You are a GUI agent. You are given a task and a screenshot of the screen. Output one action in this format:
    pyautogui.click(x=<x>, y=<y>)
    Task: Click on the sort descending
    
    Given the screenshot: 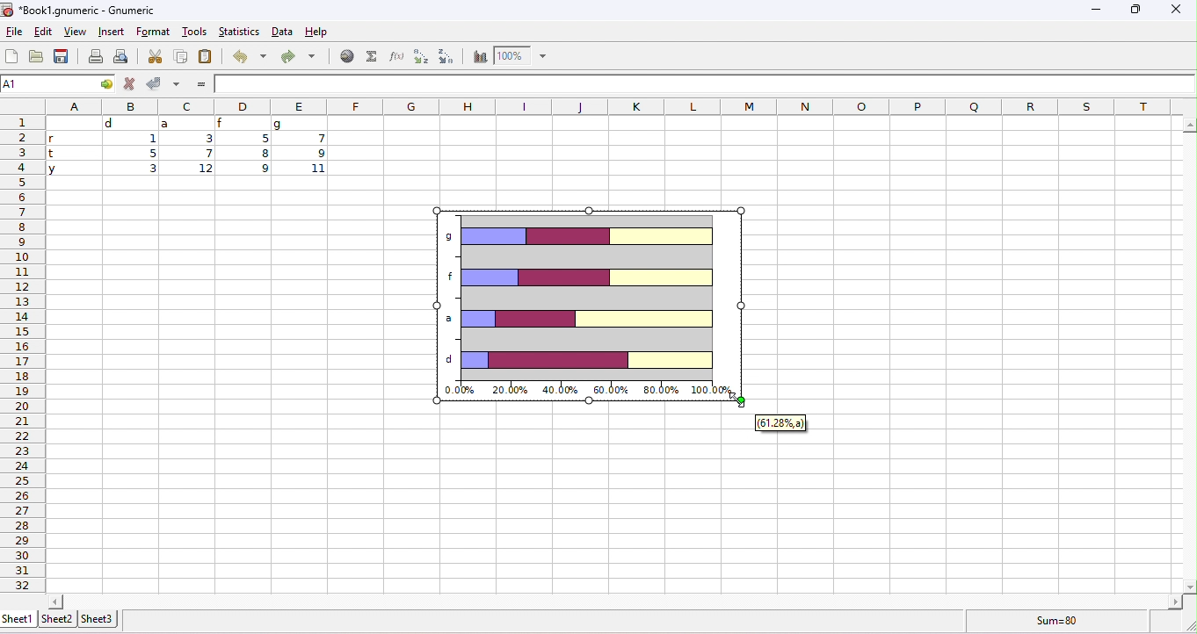 What is the action you would take?
    pyautogui.click(x=447, y=55)
    